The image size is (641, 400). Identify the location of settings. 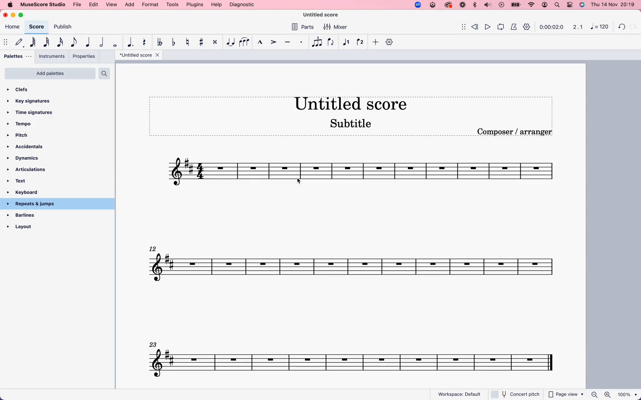
(528, 28).